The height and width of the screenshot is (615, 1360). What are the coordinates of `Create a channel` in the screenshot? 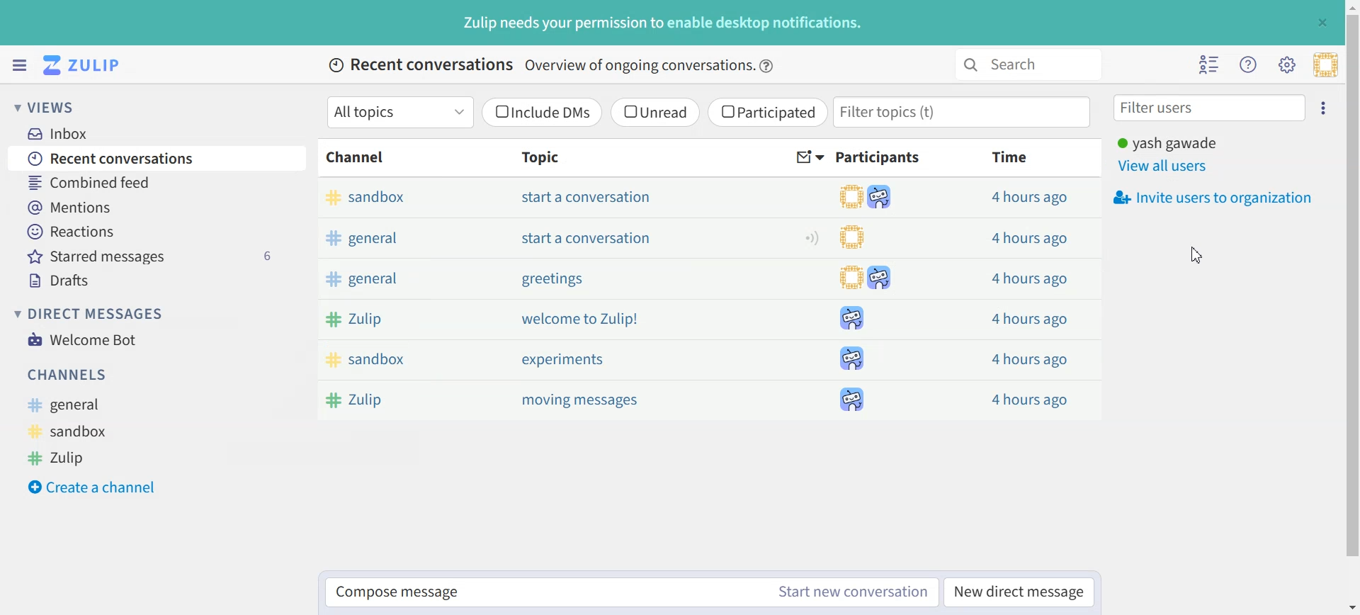 It's located at (100, 485).